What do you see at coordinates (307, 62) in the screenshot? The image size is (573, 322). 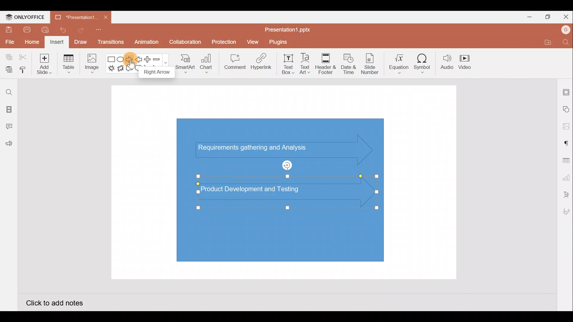 I see `Text Art` at bounding box center [307, 62].